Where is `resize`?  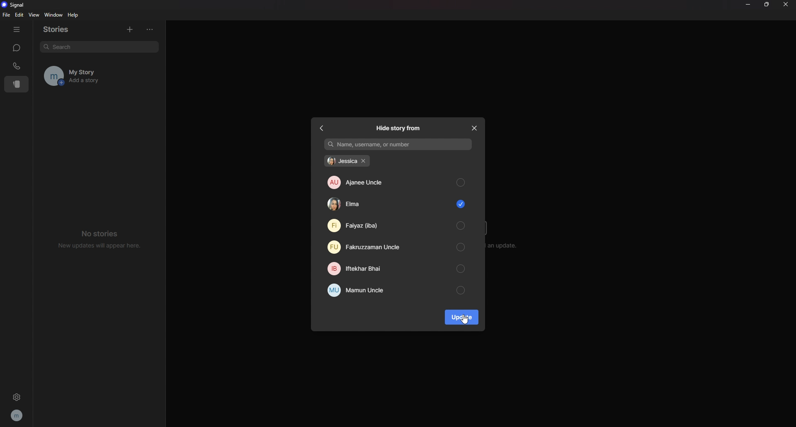
resize is located at coordinates (767, 5).